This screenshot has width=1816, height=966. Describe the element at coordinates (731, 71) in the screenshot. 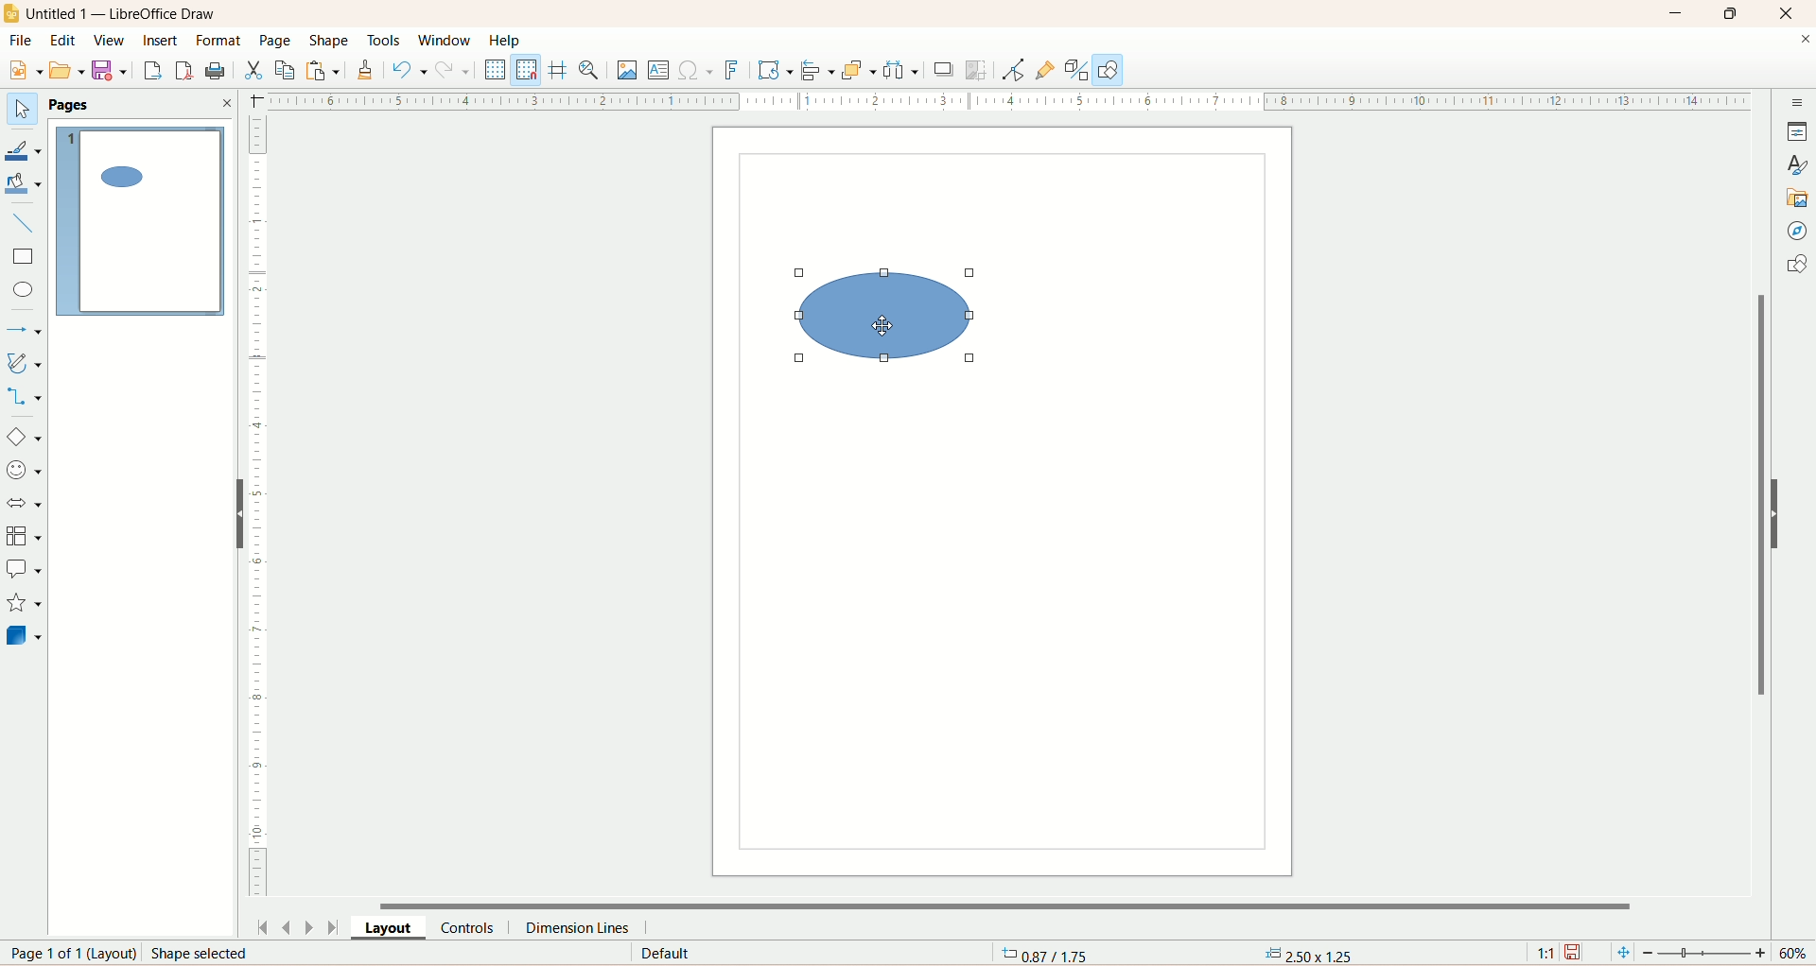

I see `fontwork text` at that location.